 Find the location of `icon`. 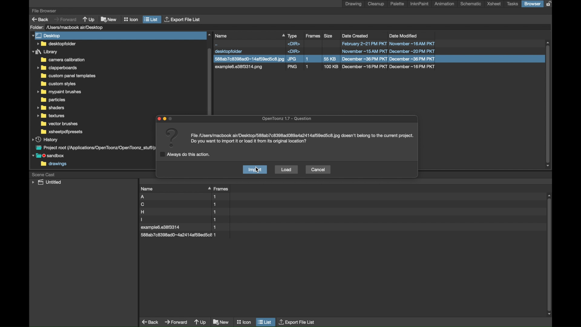

icon is located at coordinates (131, 19).